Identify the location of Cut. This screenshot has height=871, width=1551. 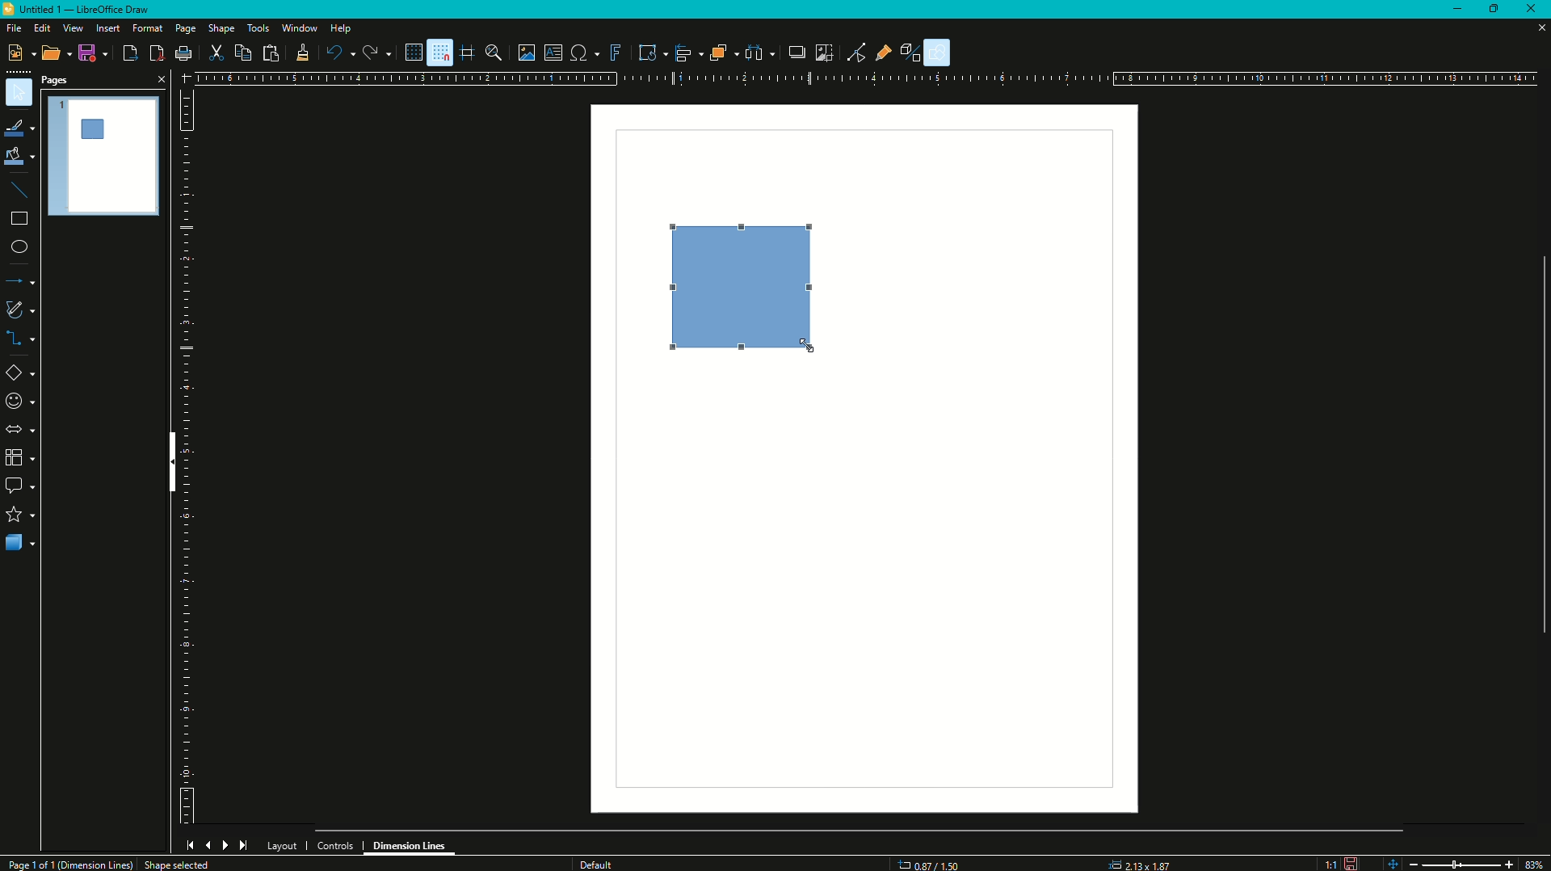
(216, 53).